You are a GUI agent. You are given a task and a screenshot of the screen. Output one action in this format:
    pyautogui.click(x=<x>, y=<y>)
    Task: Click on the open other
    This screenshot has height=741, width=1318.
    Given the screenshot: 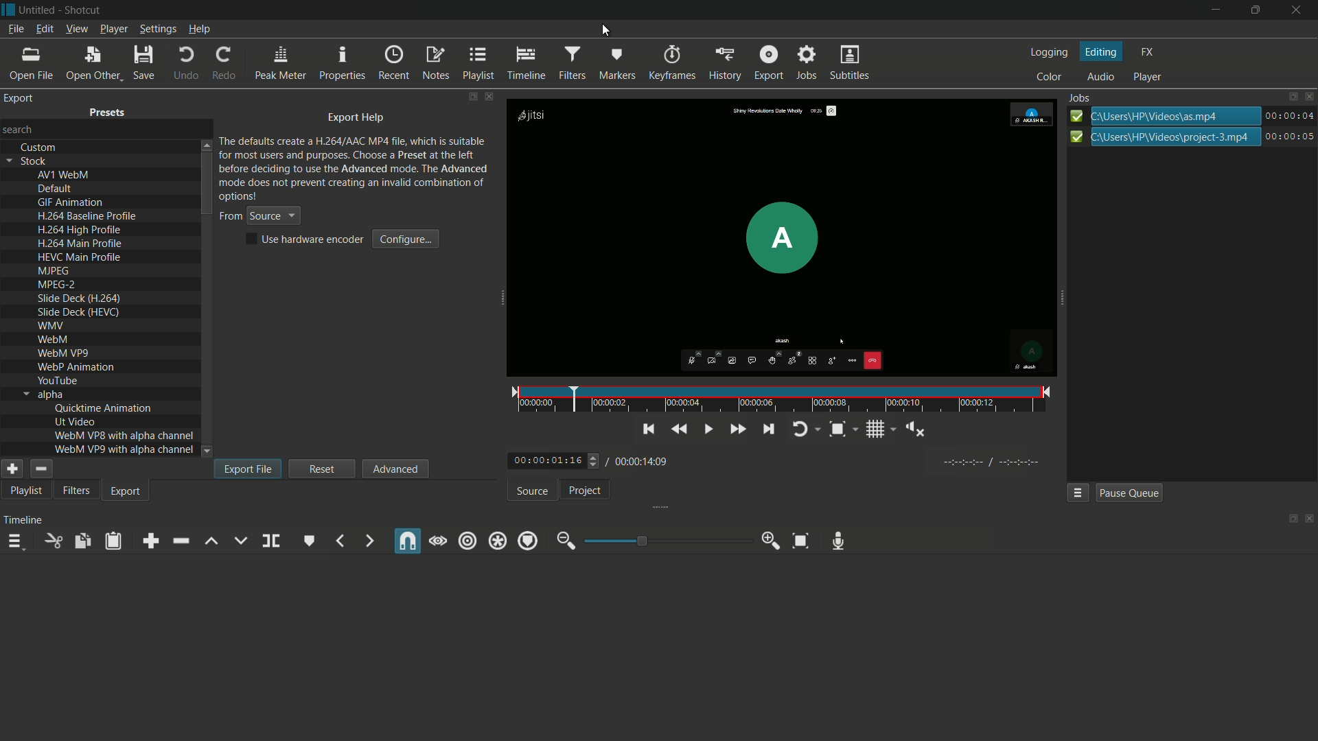 What is the action you would take?
    pyautogui.click(x=92, y=63)
    